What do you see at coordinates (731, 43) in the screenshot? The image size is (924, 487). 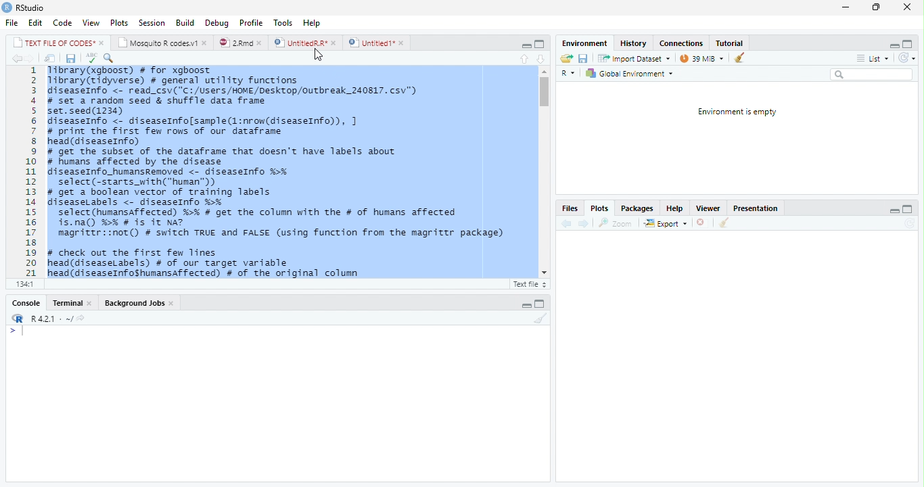 I see `Tutorial` at bounding box center [731, 43].